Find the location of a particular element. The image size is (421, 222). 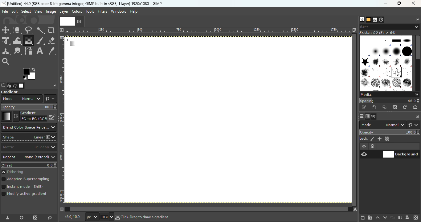

Navigate is located at coordinates (356, 209).